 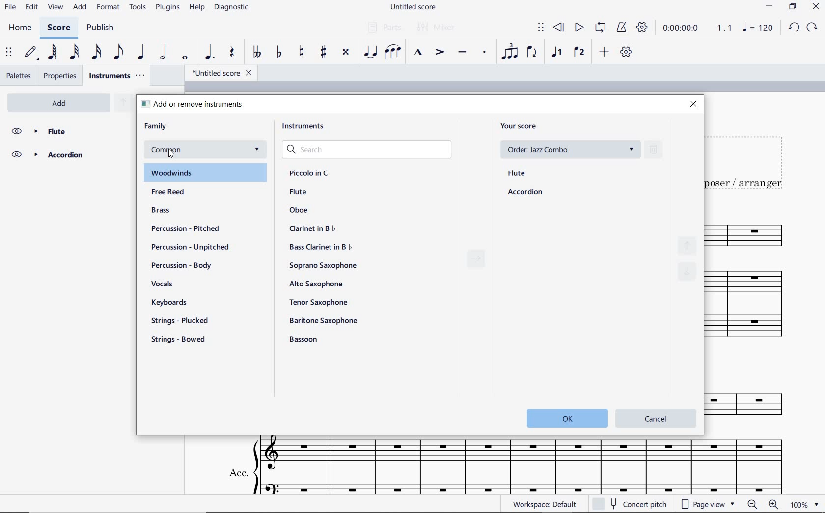 What do you see at coordinates (10, 6) in the screenshot?
I see `FILE` at bounding box center [10, 6].